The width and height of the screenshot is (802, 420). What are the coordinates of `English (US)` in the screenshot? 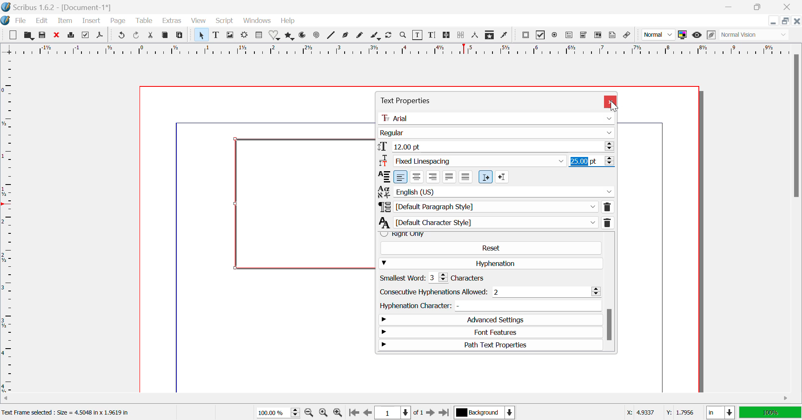 It's located at (497, 191).